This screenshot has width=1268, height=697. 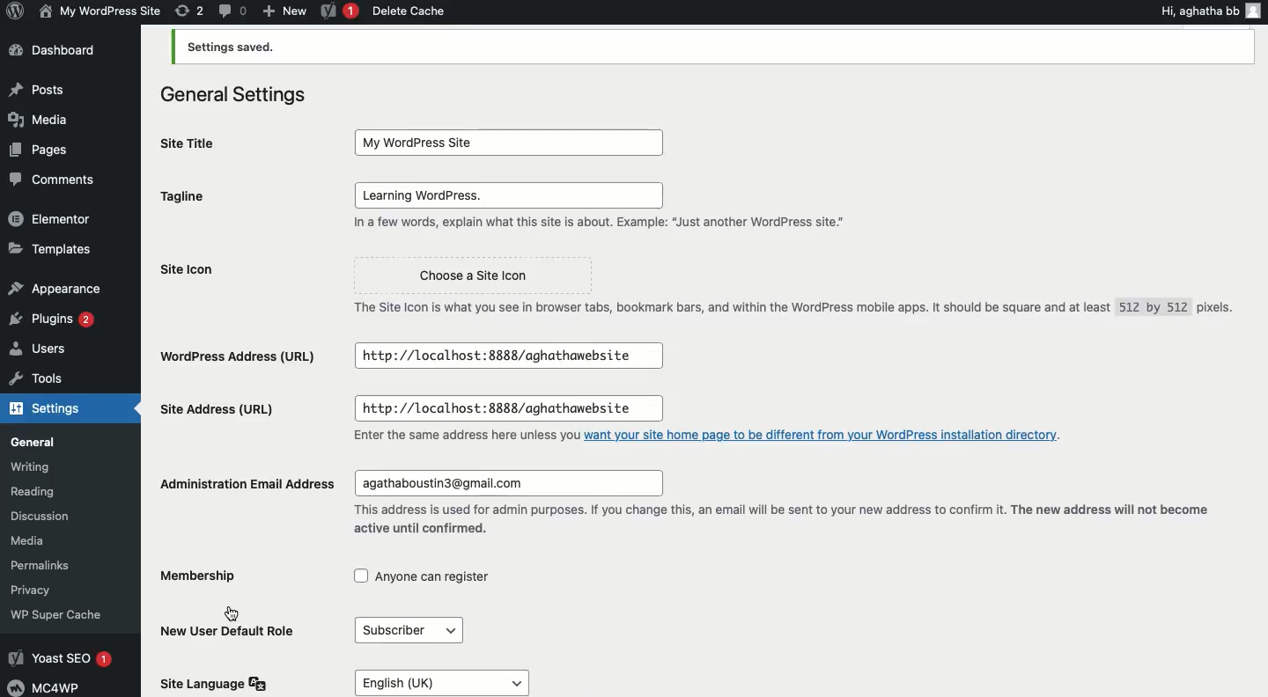 What do you see at coordinates (712, 48) in the screenshot?
I see `Settings saved` at bounding box center [712, 48].